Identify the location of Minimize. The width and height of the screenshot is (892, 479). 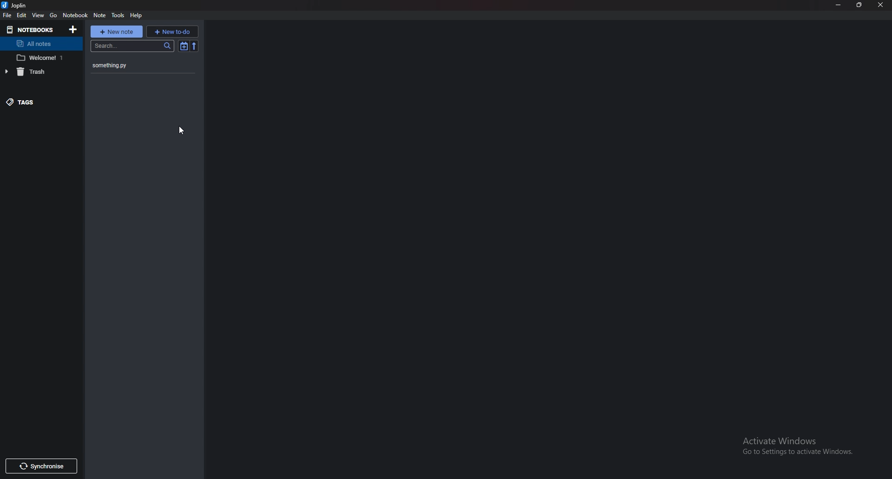
(840, 5).